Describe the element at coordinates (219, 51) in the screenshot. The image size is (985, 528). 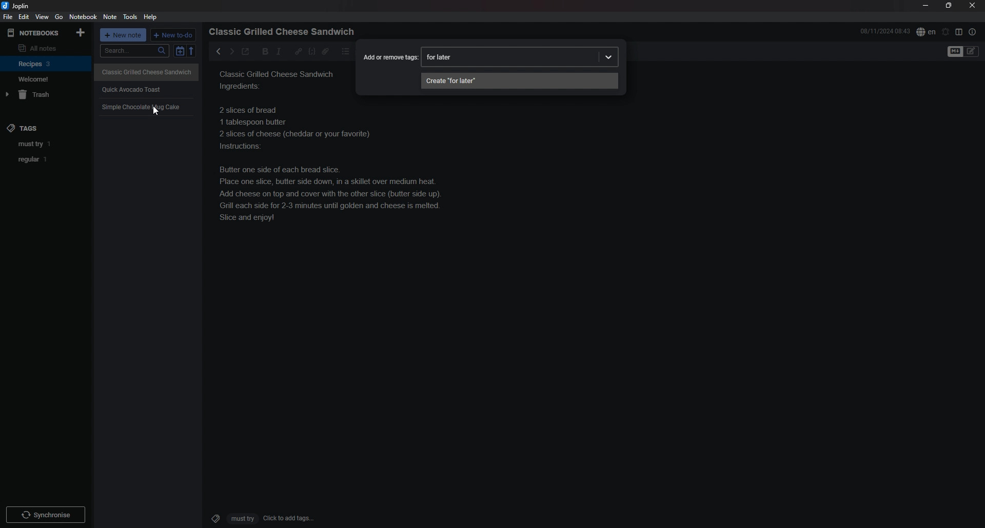
I see `previous` at that location.